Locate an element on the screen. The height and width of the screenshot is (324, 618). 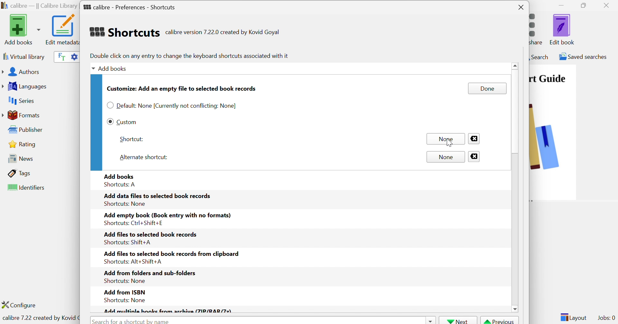
Close is located at coordinates (474, 157).